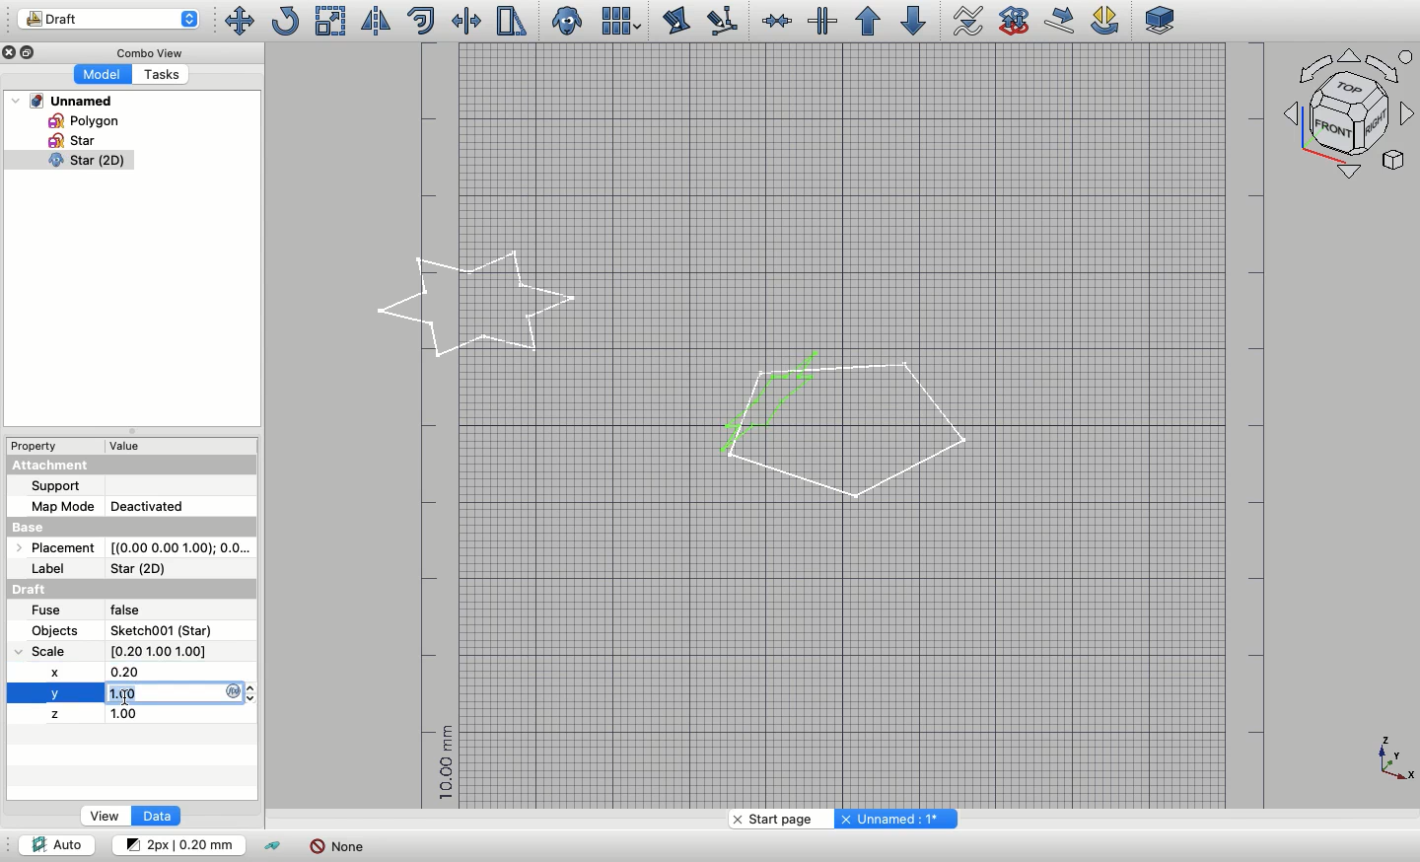 The image size is (1420, 862). What do you see at coordinates (62, 507) in the screenshot?
I see `Map mode` at bounding box center [62, 507].